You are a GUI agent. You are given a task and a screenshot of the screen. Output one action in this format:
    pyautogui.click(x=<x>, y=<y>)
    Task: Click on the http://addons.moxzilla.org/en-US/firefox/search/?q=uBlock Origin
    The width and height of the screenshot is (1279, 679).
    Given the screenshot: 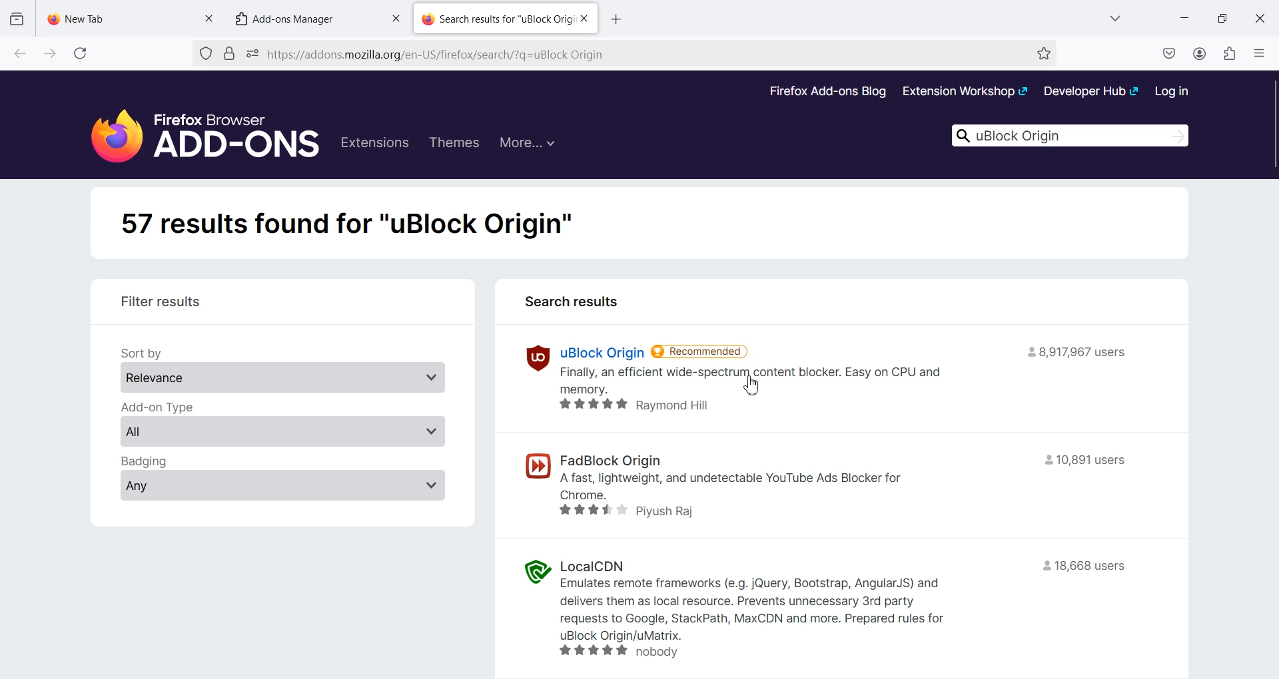 What is the action you would take?
    pyautogui.click(x=643, y=55)
    